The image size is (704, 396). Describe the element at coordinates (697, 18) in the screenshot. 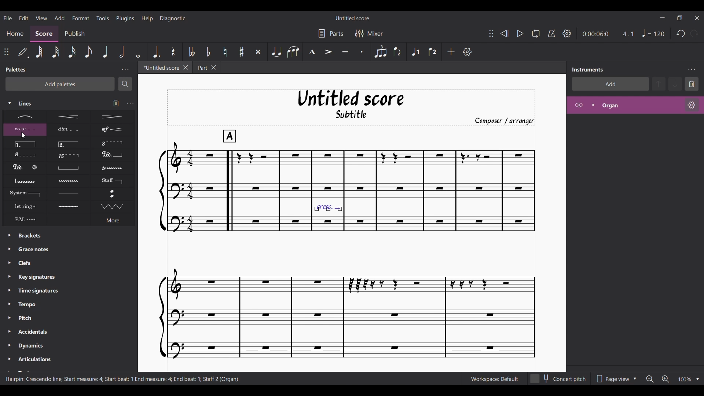

I see `Close interface` at that location.